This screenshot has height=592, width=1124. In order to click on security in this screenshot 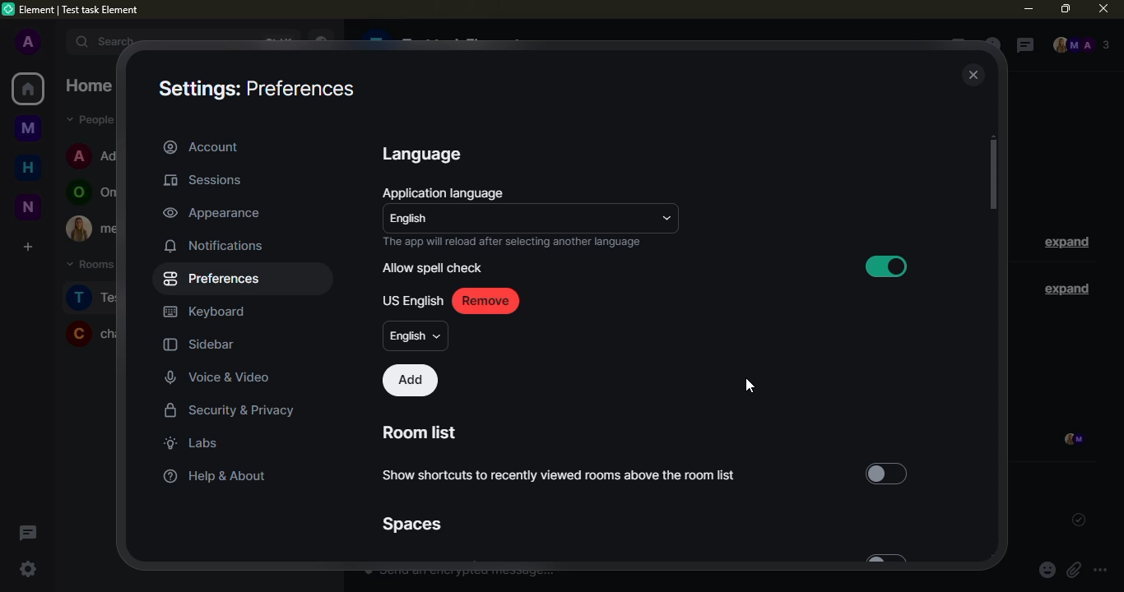, I will do `click(230, 412)`.